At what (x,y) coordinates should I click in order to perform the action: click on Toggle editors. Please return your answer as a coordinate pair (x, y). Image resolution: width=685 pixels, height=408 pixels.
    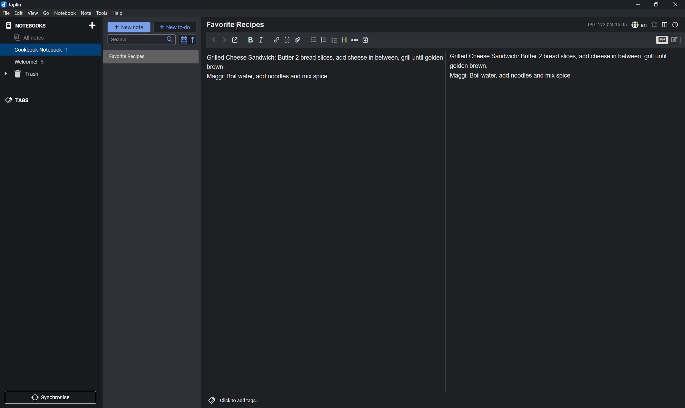
    Looking at the image, I should click on (669, 40).